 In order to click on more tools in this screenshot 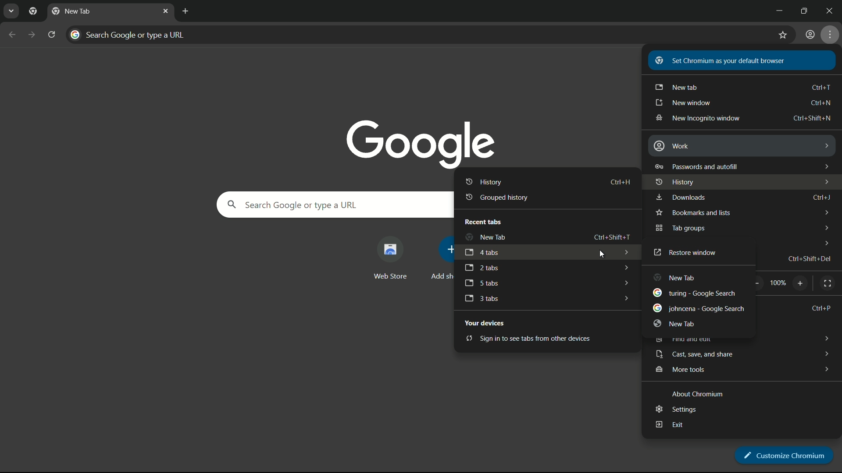, I will do `click(682, 370)`.